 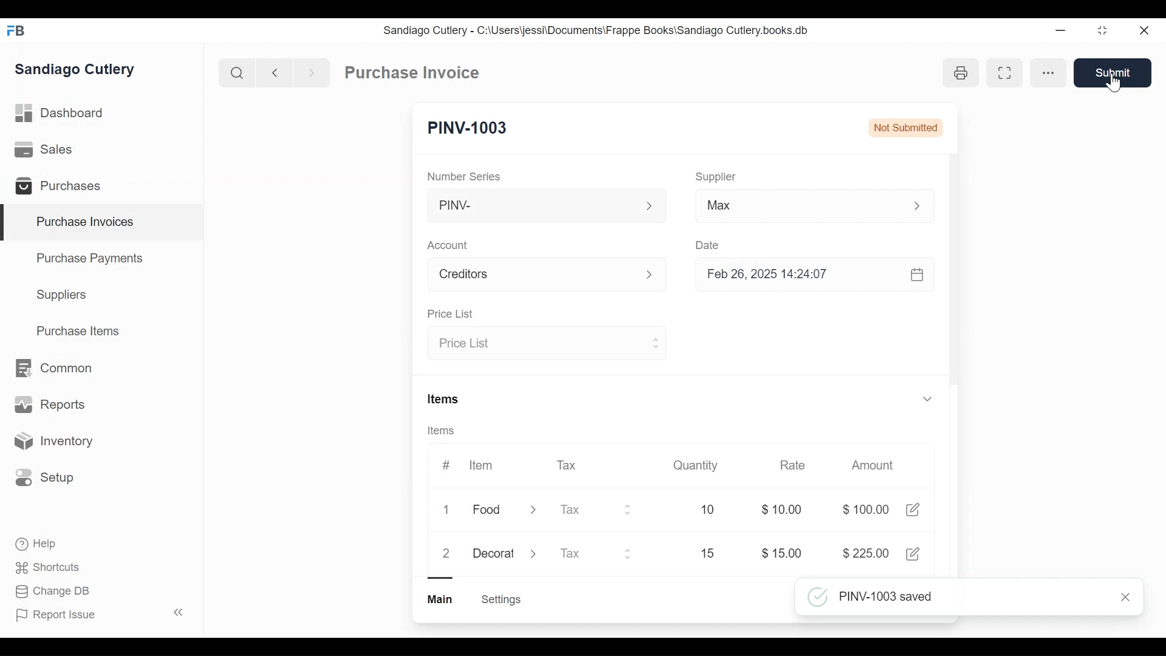 What do you see at coordinates (1128, 596) in the screenshot?
I see `Close` at bounding box center [1128, 596].